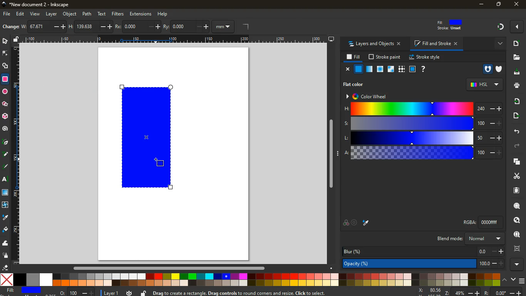 The width and height of the screenshot is (526, 296). I want to click on maximize, so click(498, 4).